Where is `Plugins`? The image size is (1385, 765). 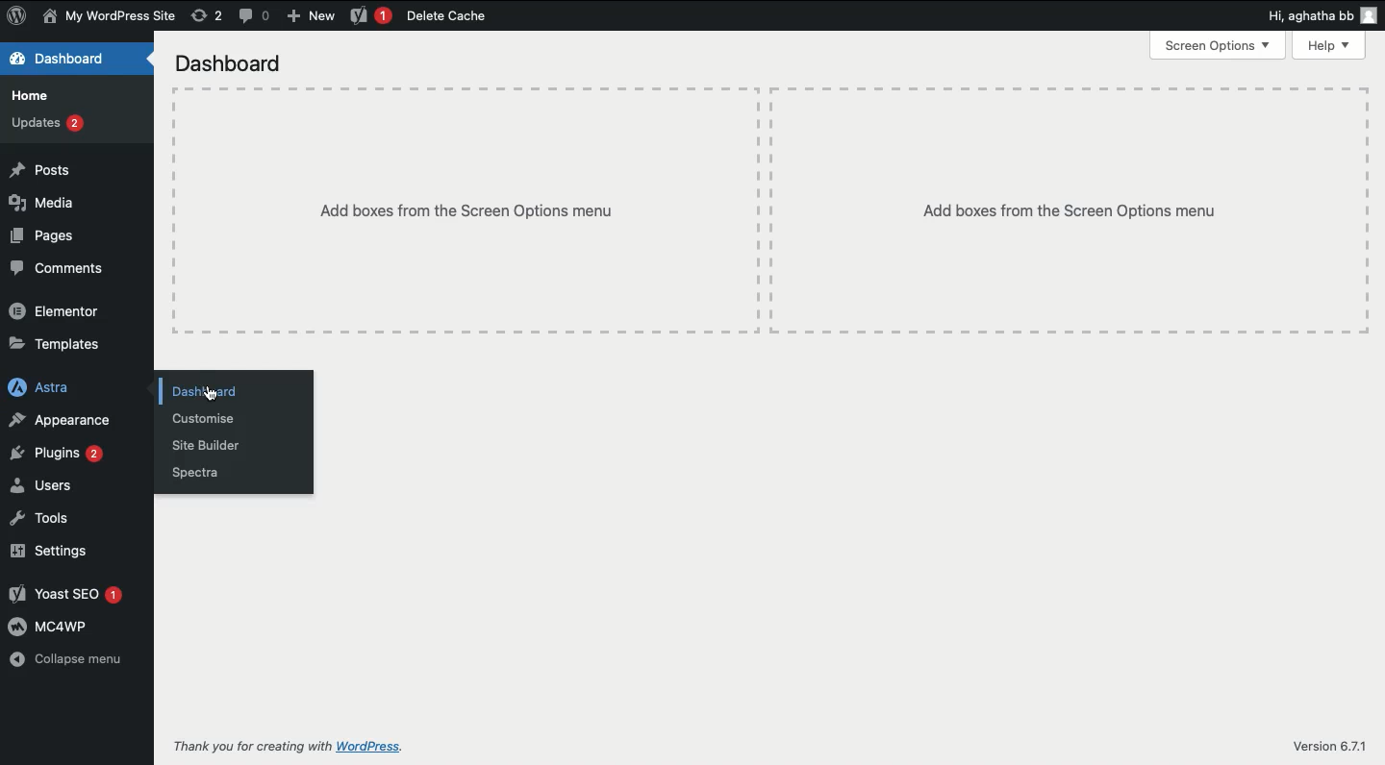 Plugins is located at coordinates (56, 453).